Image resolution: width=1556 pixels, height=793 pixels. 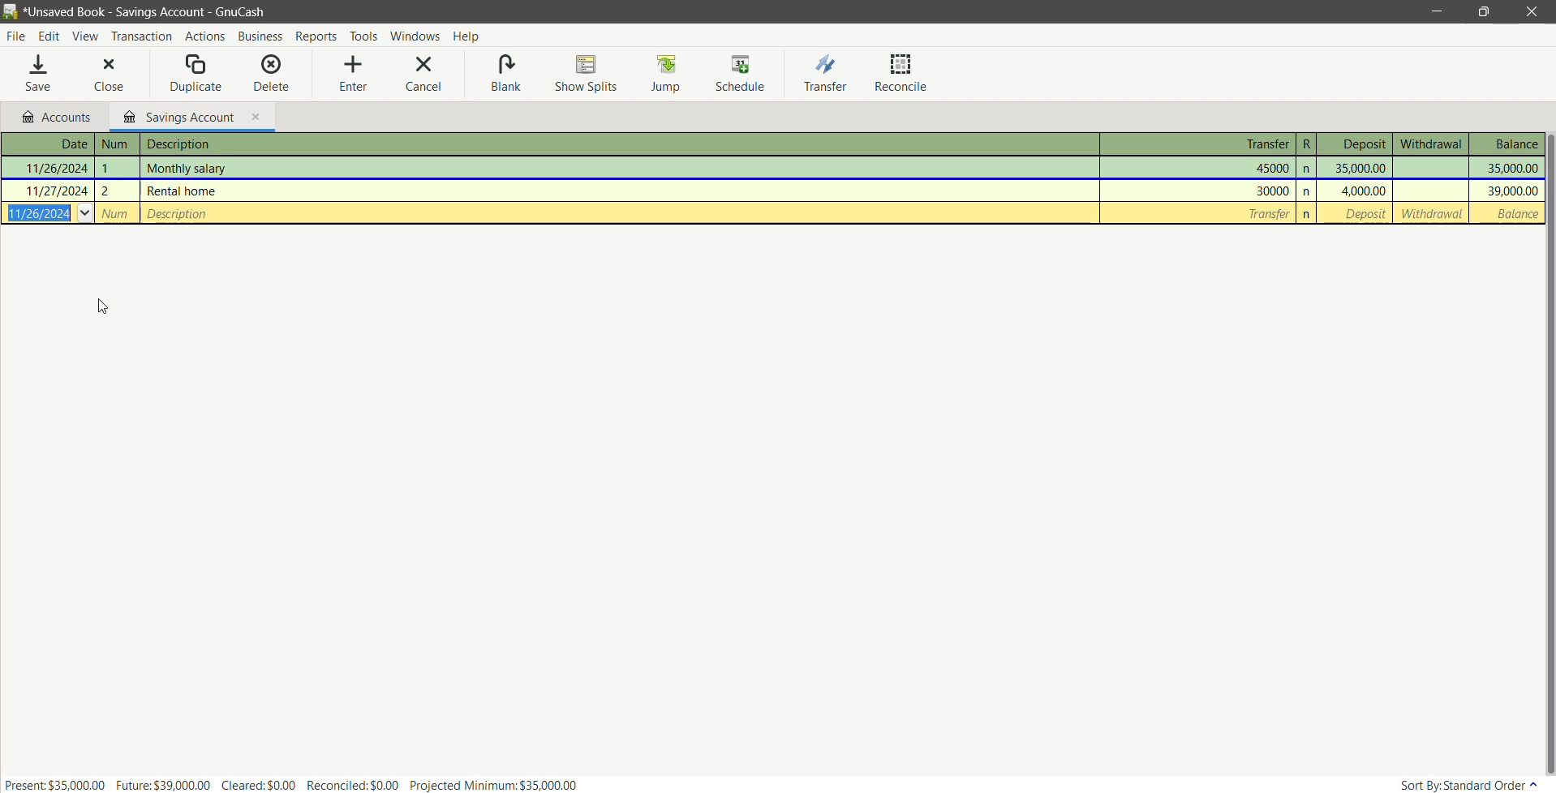 I want to click on Business, so click(x=260, y=35).